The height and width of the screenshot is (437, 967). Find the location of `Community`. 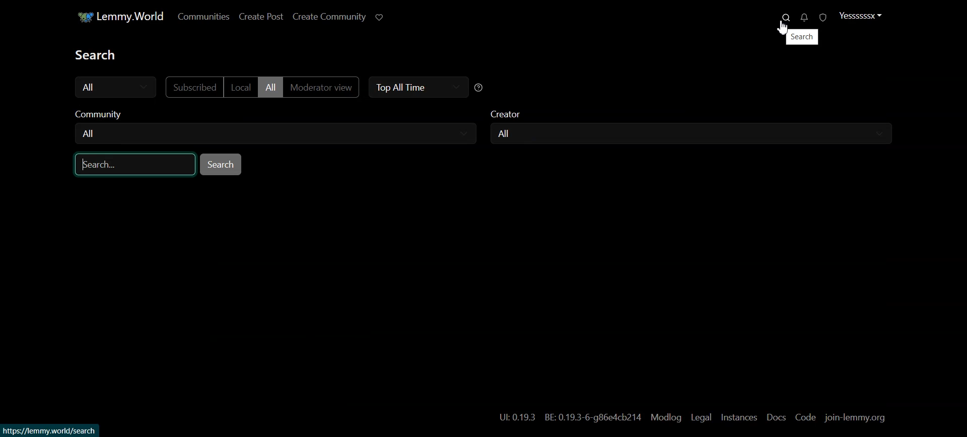

Community is located at coordinates (276, 133).